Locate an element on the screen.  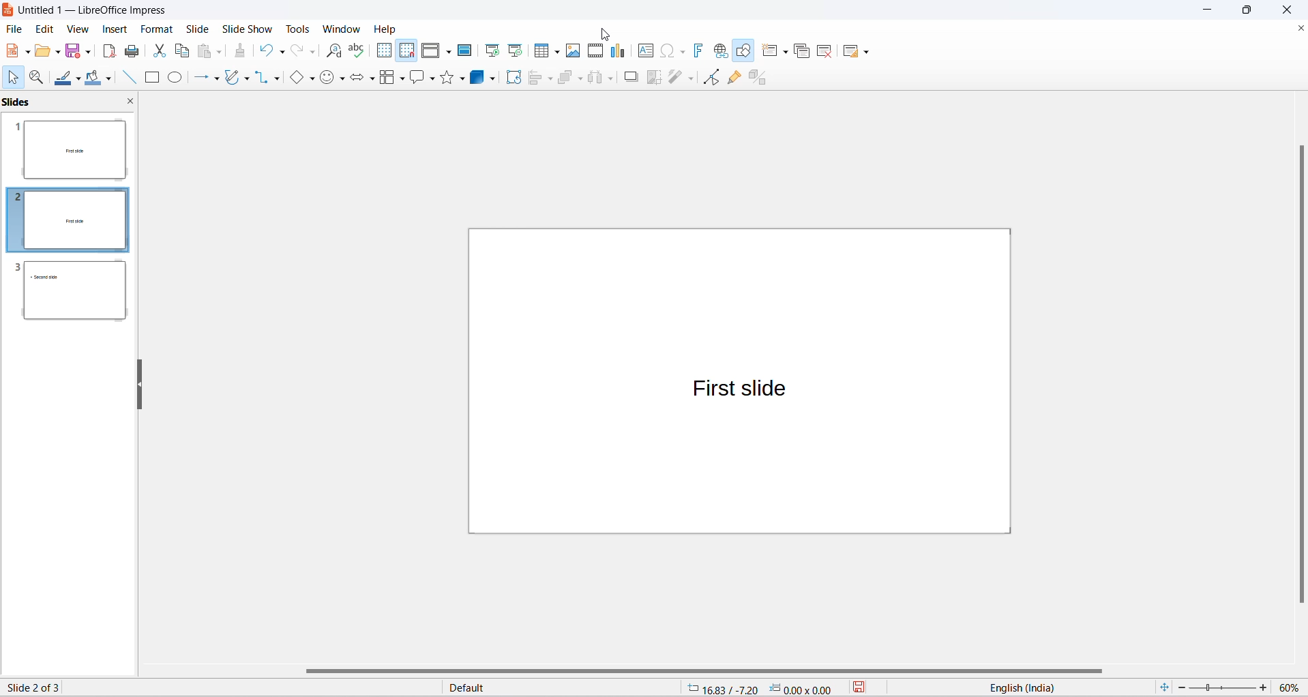
select at least three objects is located at coordinates (599, 77).